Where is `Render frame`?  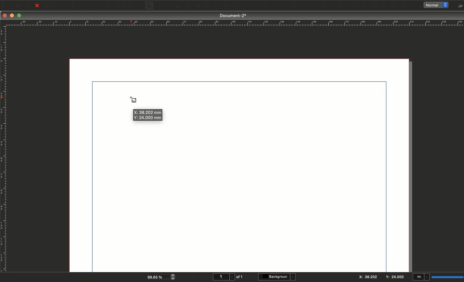 Render frame is located at coordinates (158, 6).